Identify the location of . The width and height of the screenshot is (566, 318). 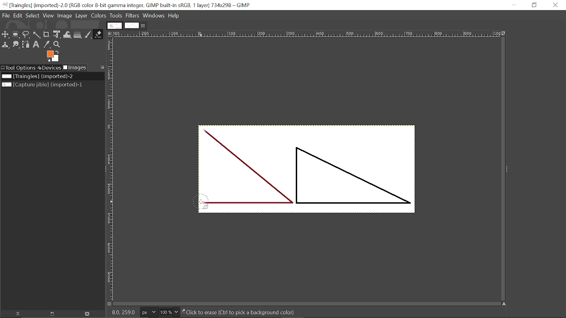
(115, 16).